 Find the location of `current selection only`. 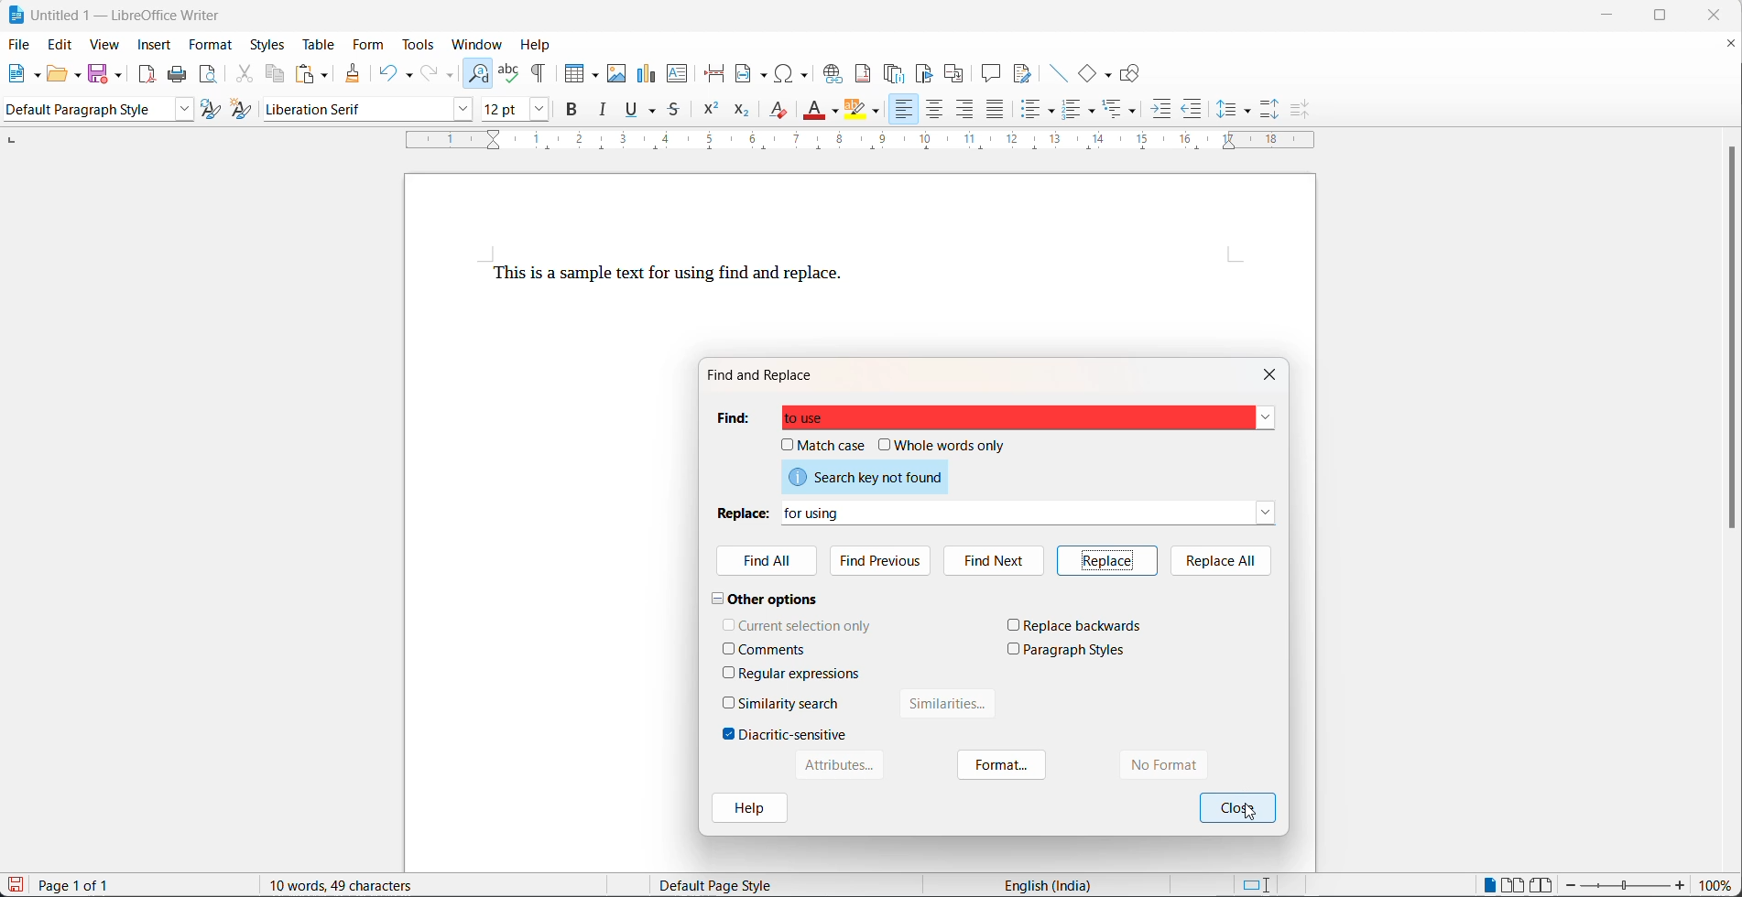

current selection only is located at coordinates (806, 625).